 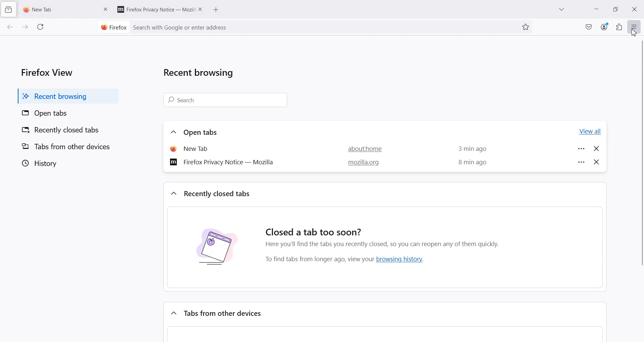 I want to click on Settings, so click(x=582, y=161).